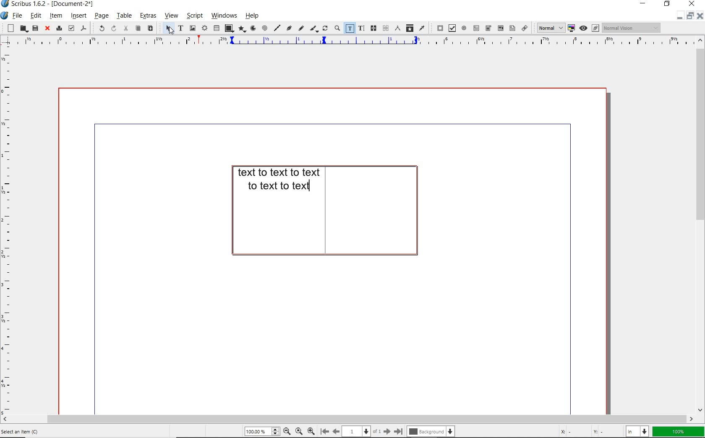 This screenshot has height=438, width=705. I want to click on pdf text field, so click(476, 28).